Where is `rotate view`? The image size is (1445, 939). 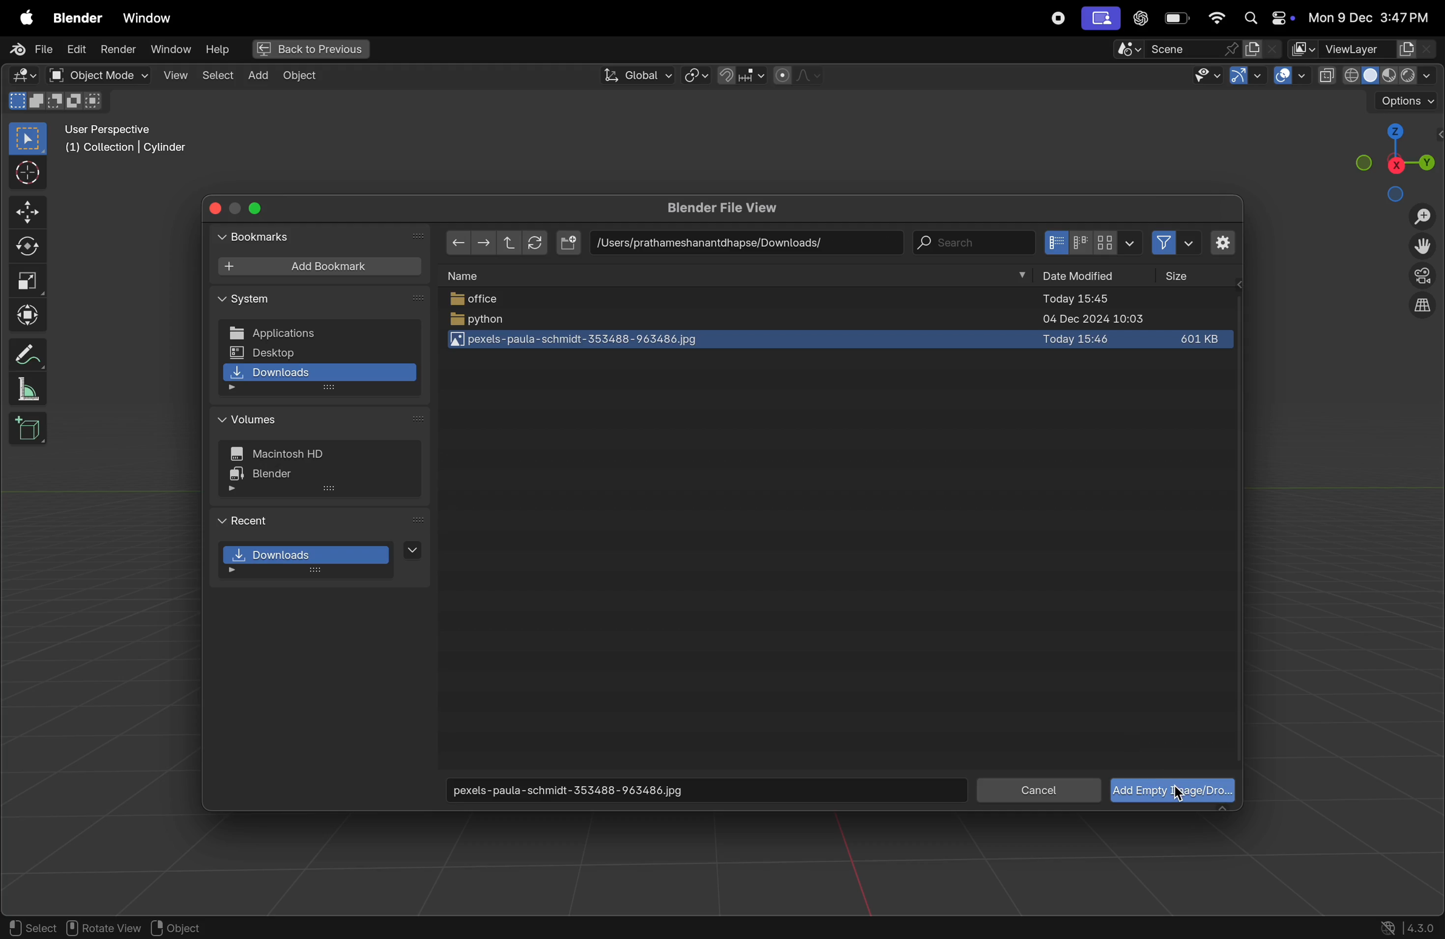 rotate view is located at coordinates (107, 928).